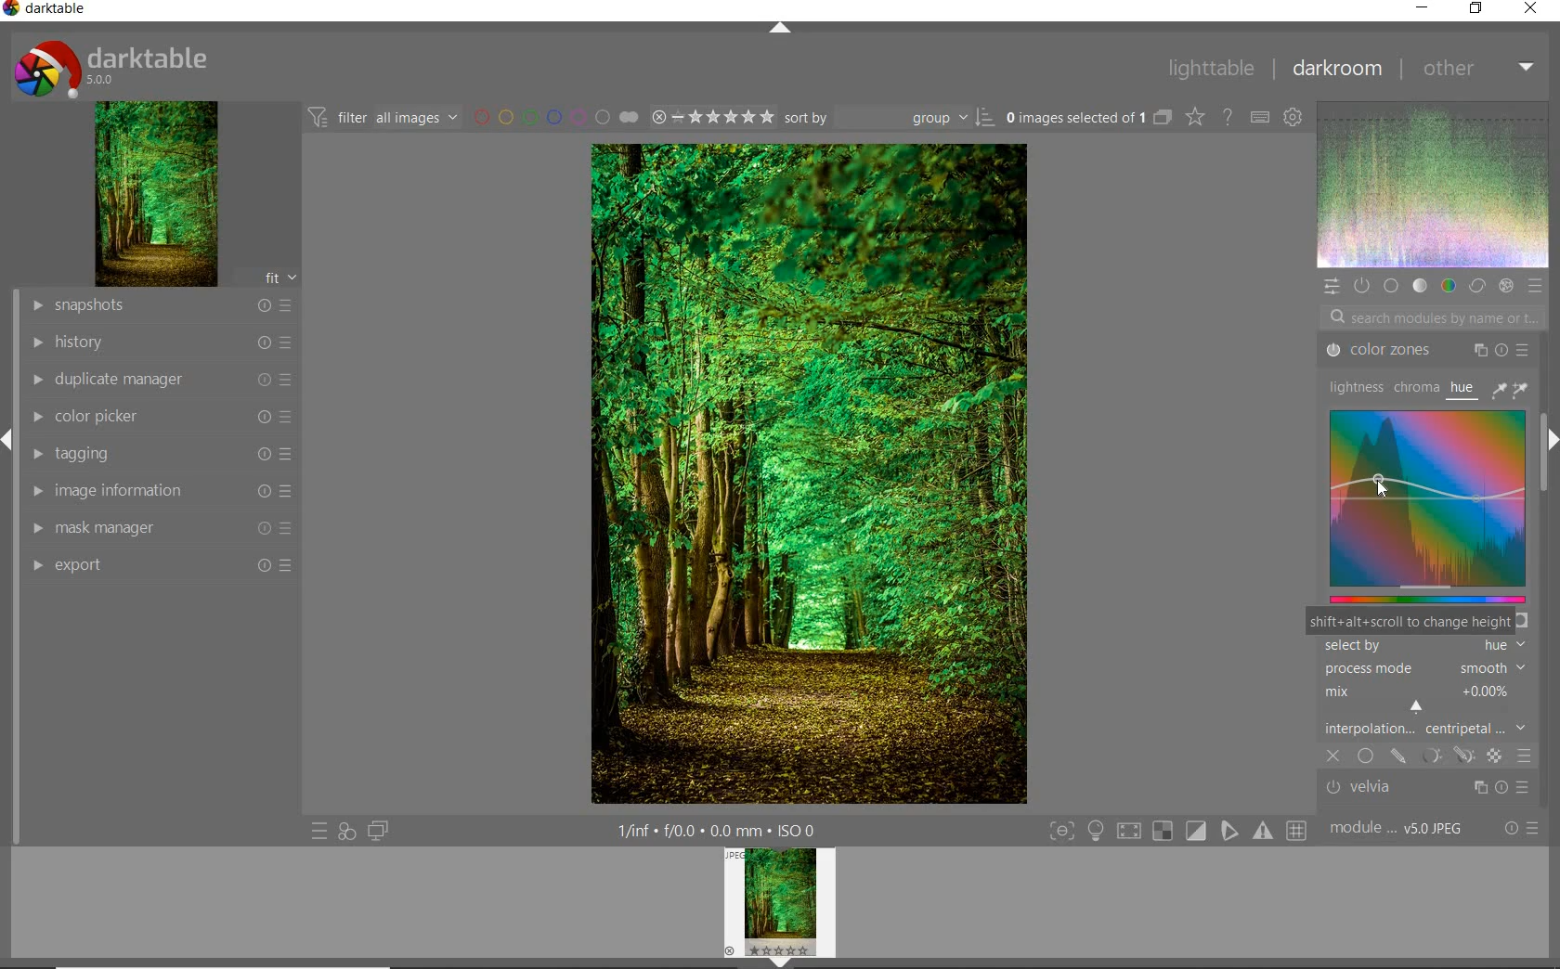 The image size is (1560, 969). What do you see at coordinates (1414, 388) in the screenshot?
I see `chroma` at bounding box center [1414, 388].